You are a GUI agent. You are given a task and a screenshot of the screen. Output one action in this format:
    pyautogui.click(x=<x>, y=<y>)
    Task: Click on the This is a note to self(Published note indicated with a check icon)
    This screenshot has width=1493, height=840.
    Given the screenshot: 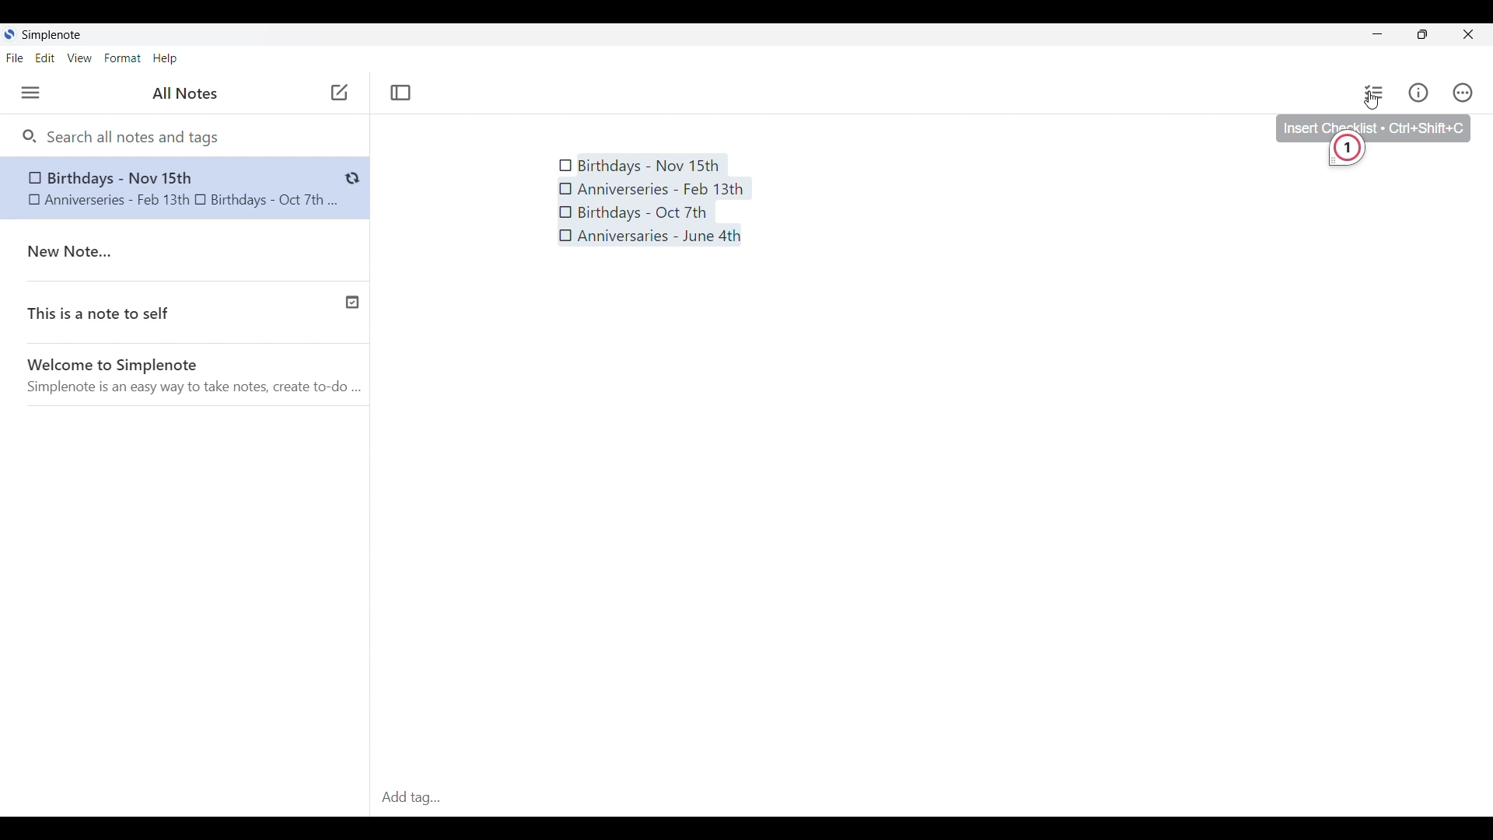 What is the action you would take?
    pyautogui.click(x=186, y=317)
    